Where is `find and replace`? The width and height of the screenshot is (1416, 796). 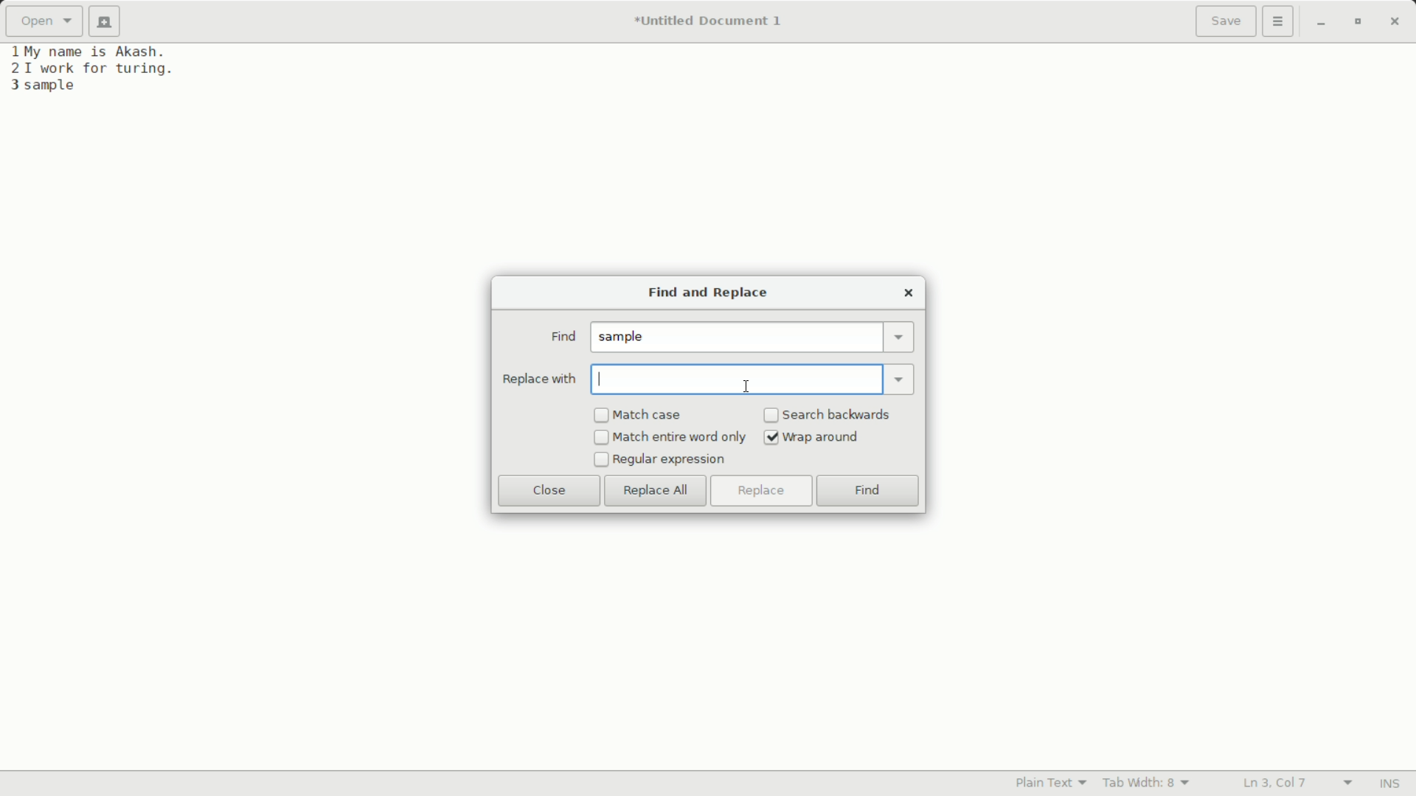
find and replace is located at coordinates (705, 294).